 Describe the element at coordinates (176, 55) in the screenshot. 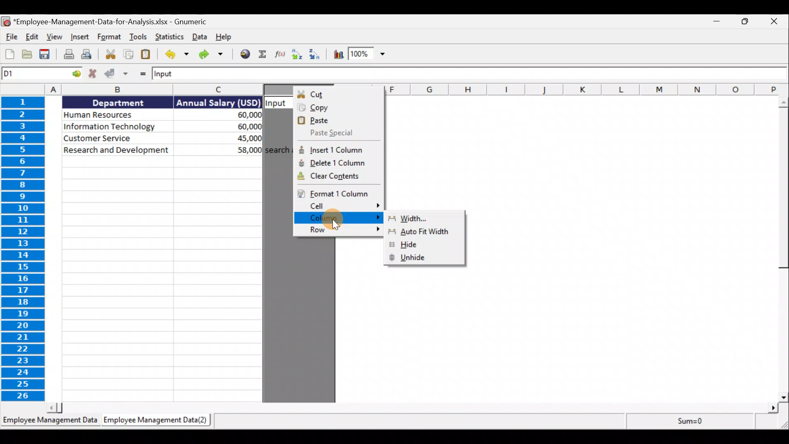

I see `Undo last action` at that location.